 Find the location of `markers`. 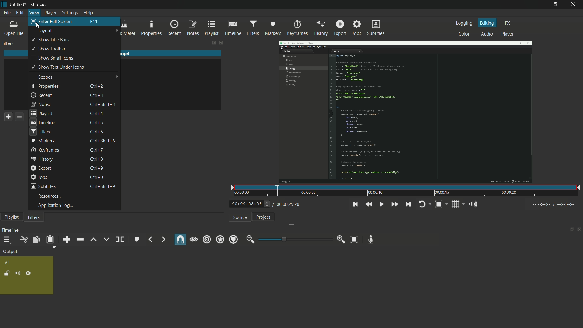

markers is located at coordinates (43, 141).